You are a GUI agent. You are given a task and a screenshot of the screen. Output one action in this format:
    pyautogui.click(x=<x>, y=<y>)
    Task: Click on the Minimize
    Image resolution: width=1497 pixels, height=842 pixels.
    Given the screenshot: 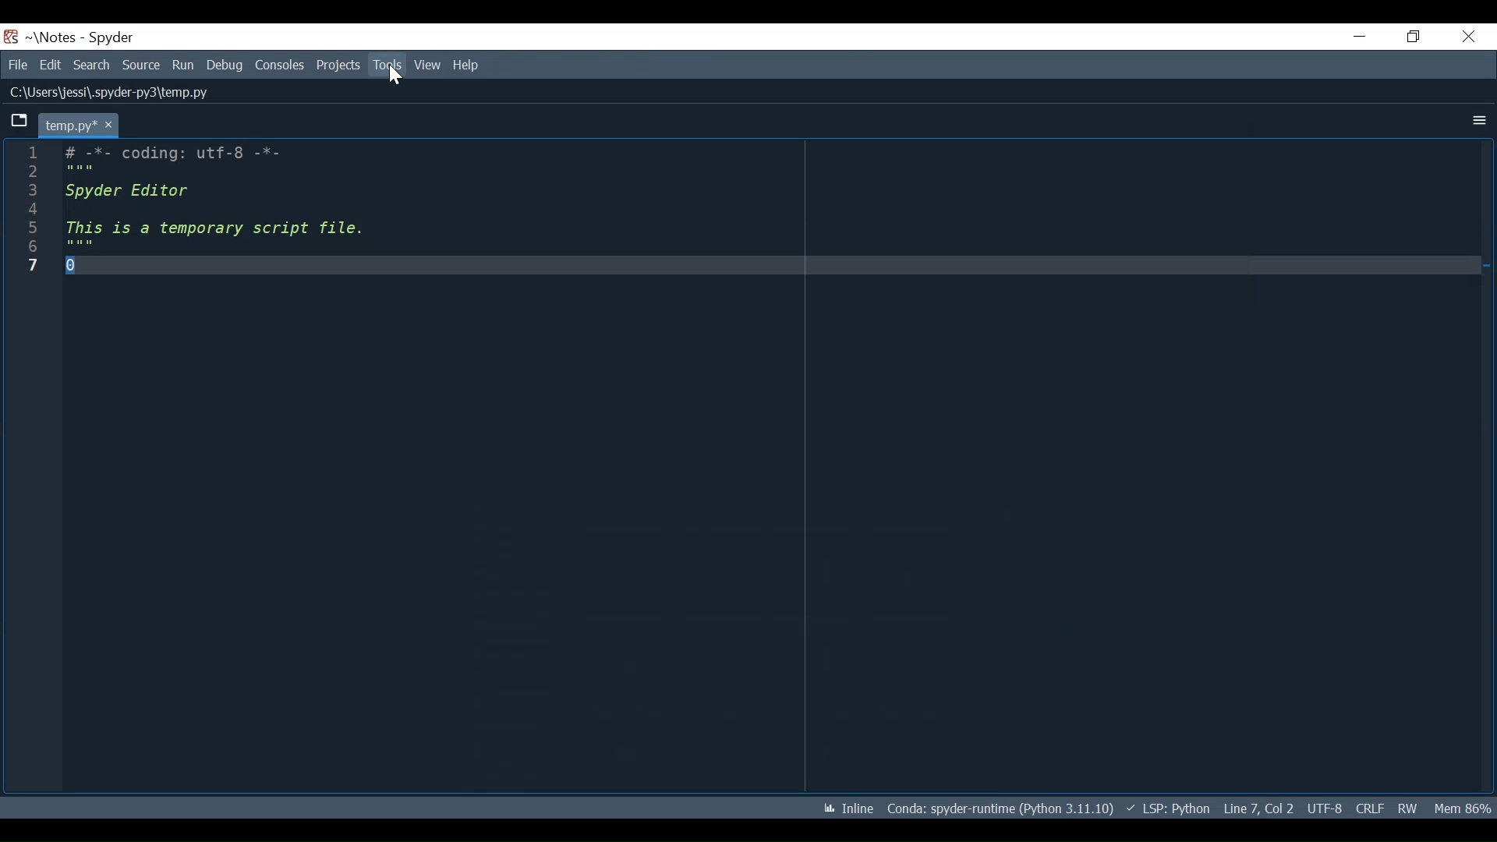 What is the action you would take?
    pyautogui.click(x=1351, y=36)
    